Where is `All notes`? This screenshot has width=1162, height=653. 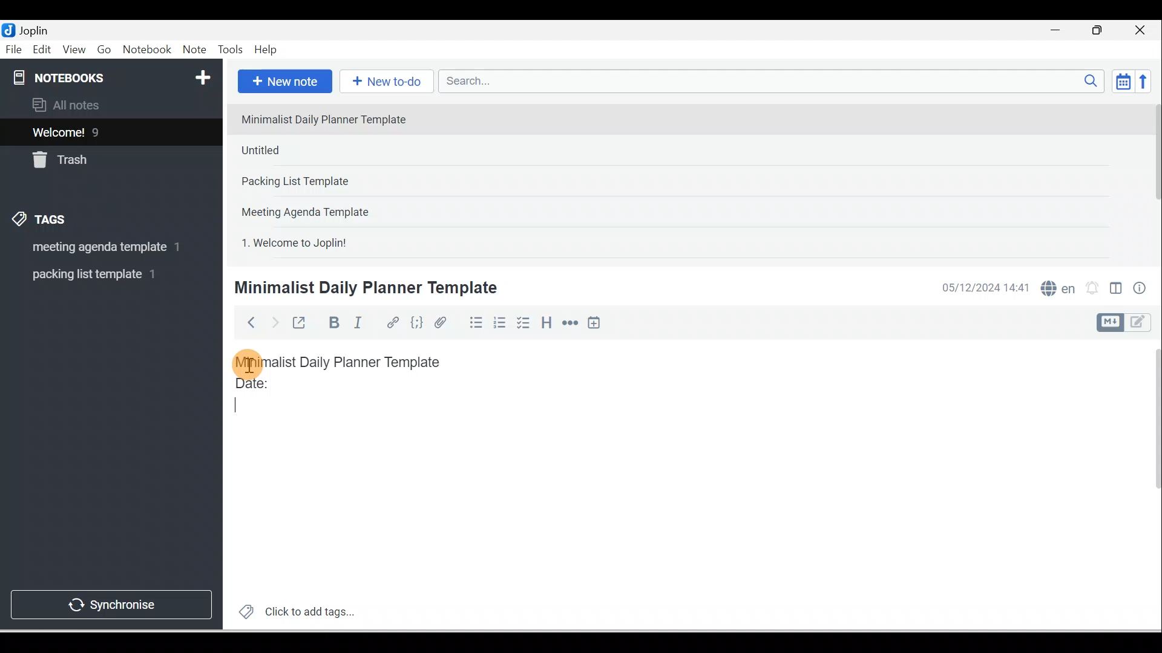
All notes is located at coordinates (110, 105).